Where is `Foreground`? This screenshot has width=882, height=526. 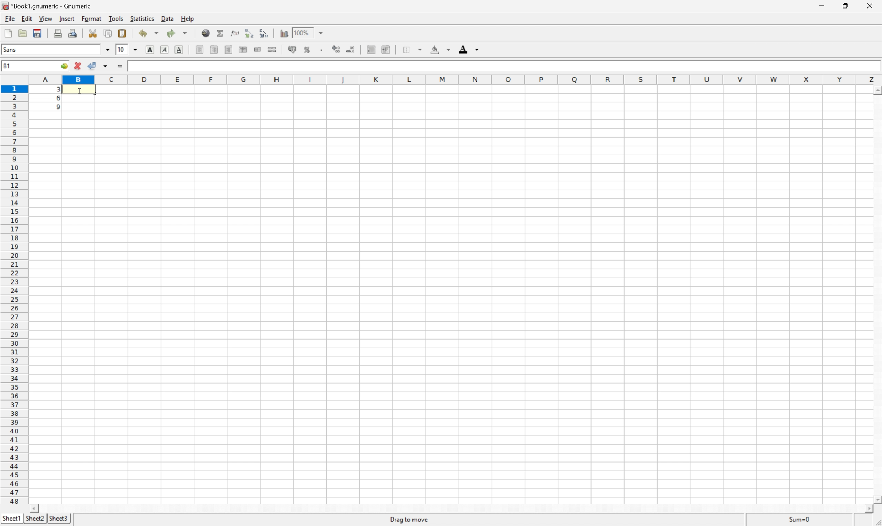
Foreground is located at coordinates (468, 49).